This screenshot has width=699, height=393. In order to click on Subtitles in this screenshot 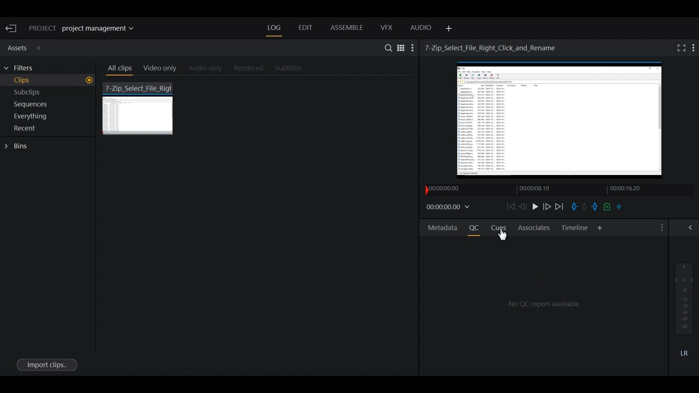, I will do `click(293, 69)`.